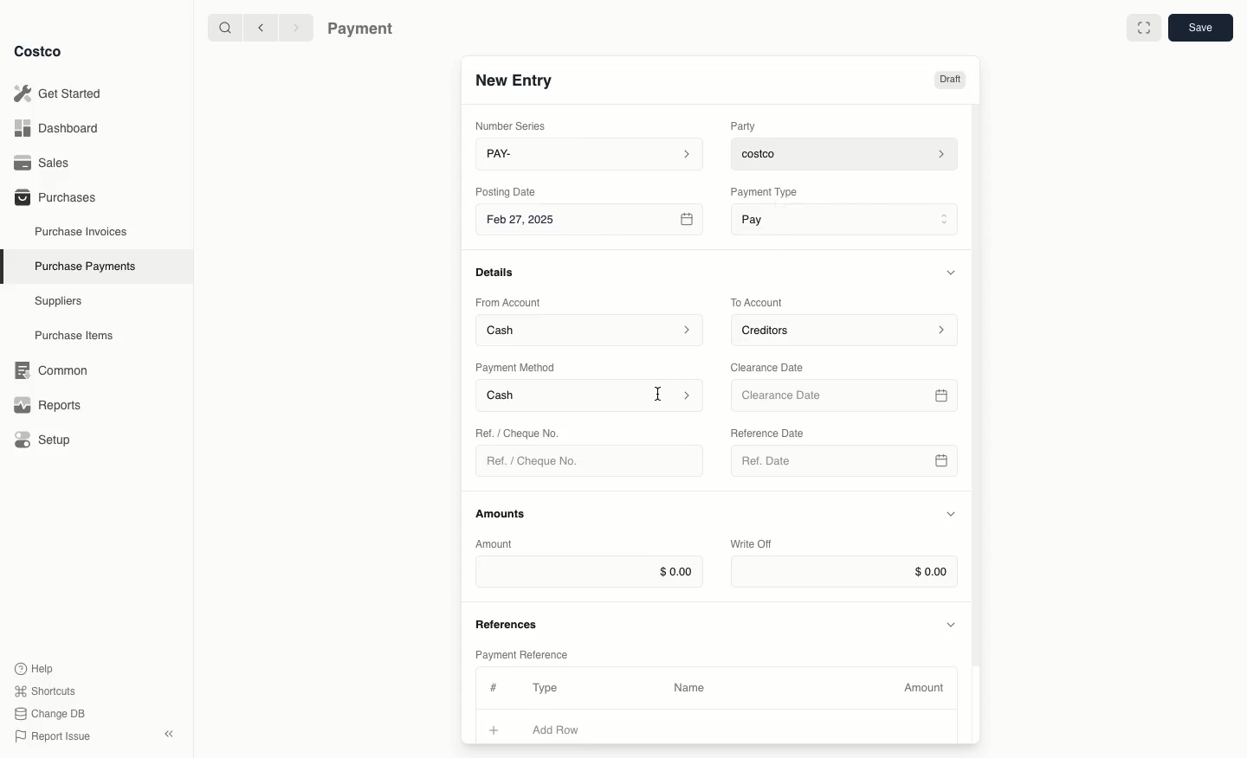 The width and height of the screenshot is (1247, 758). What do you see at coordinates (953, 623) in the screenshot?
I see `Hide` at bounding box center [953, 623].